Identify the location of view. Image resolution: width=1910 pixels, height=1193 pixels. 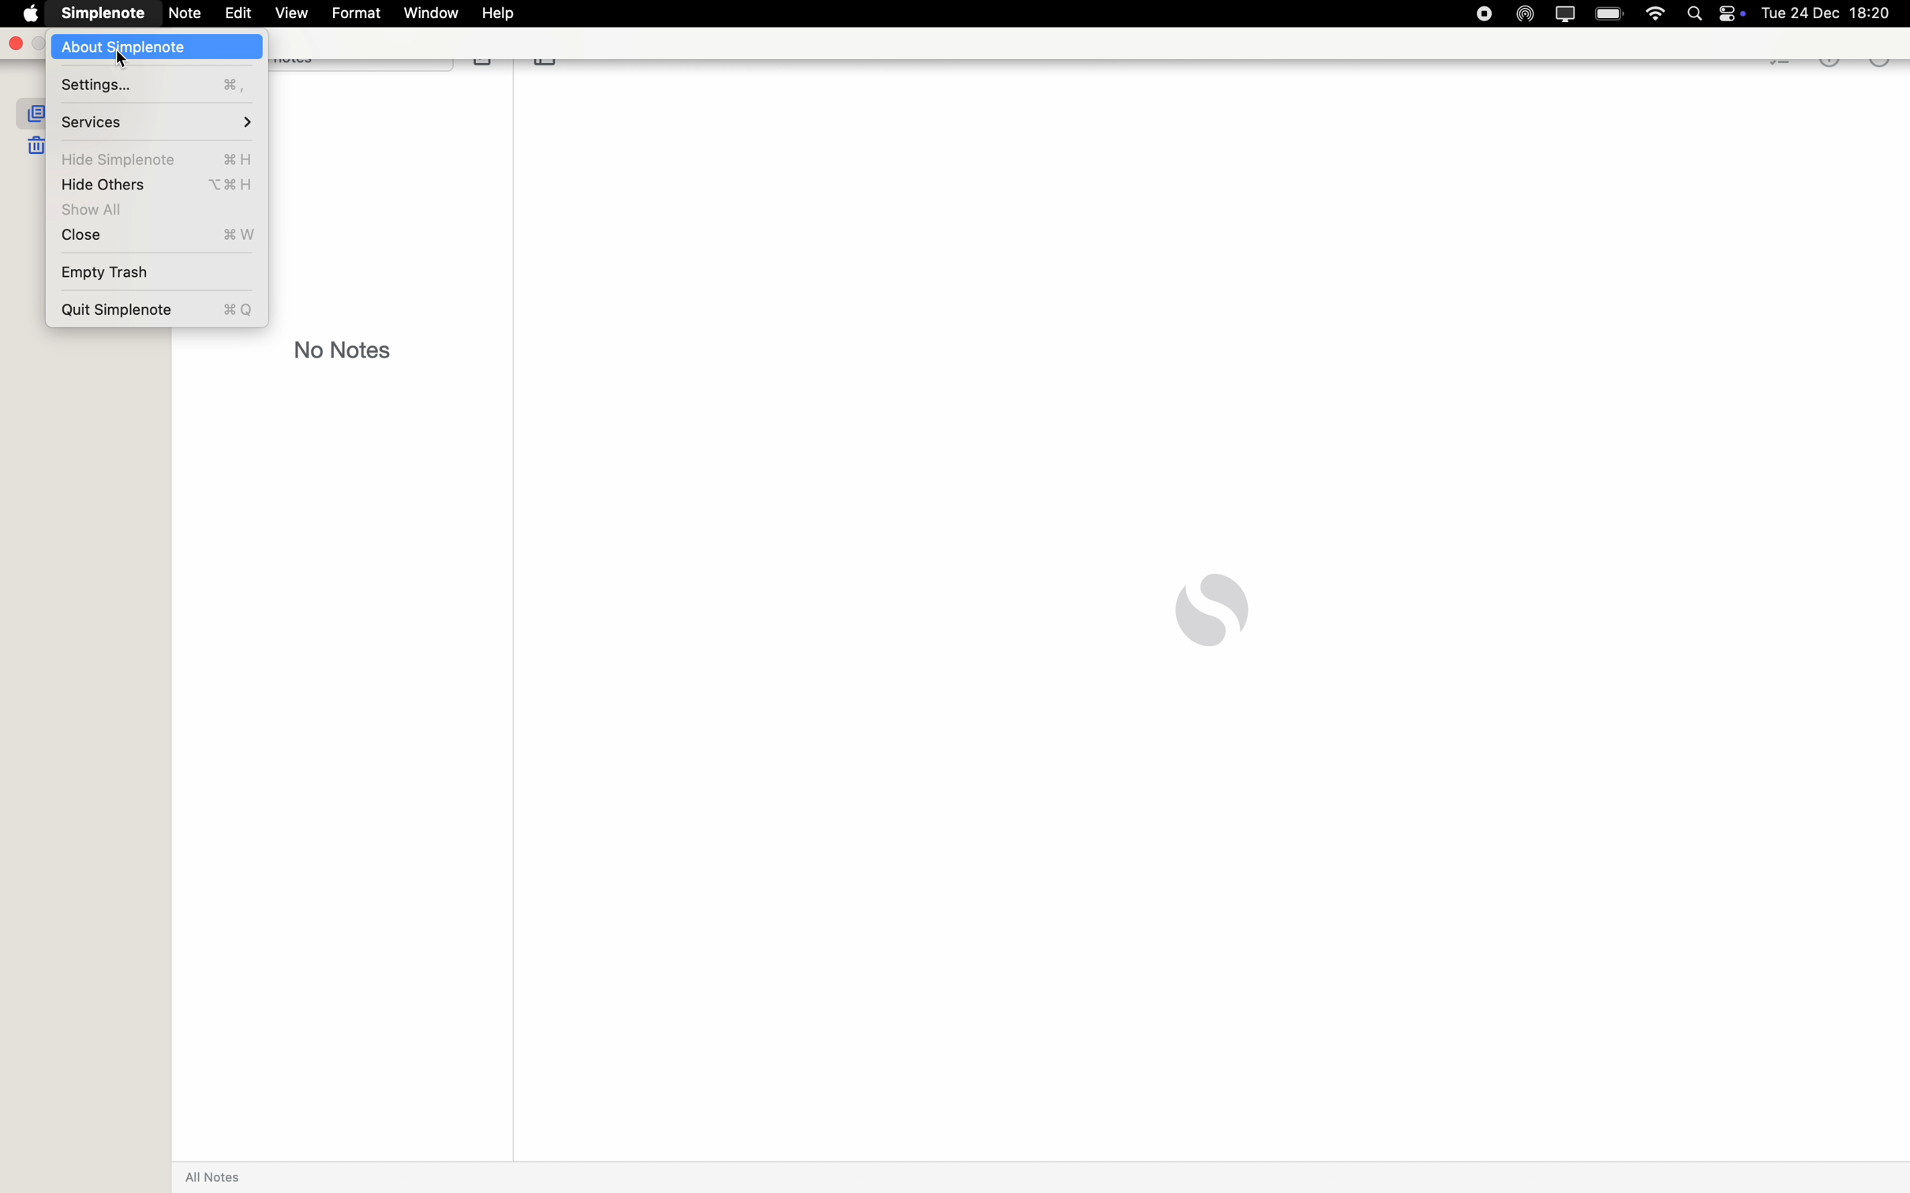
(293, 13).